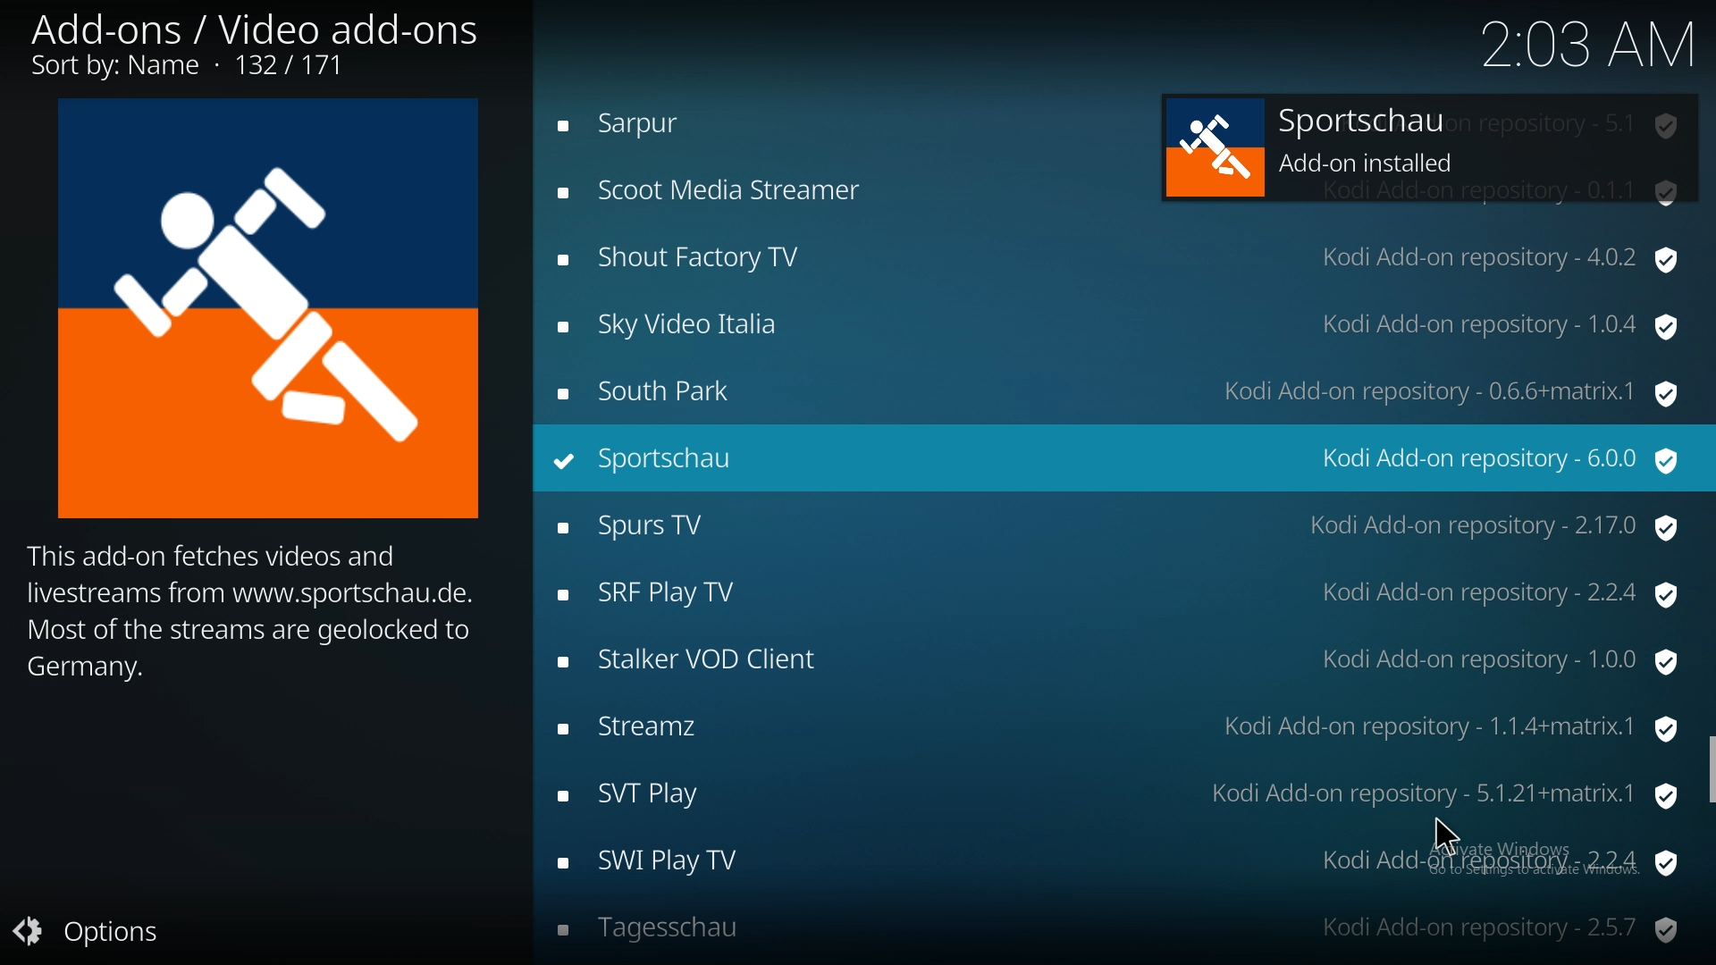 Image resolution: width=1716 pixels, height=965 pixels. What do you see at coordinates (243, 619) in the screenshot?
I see `info` at bounding box center [243, 619].